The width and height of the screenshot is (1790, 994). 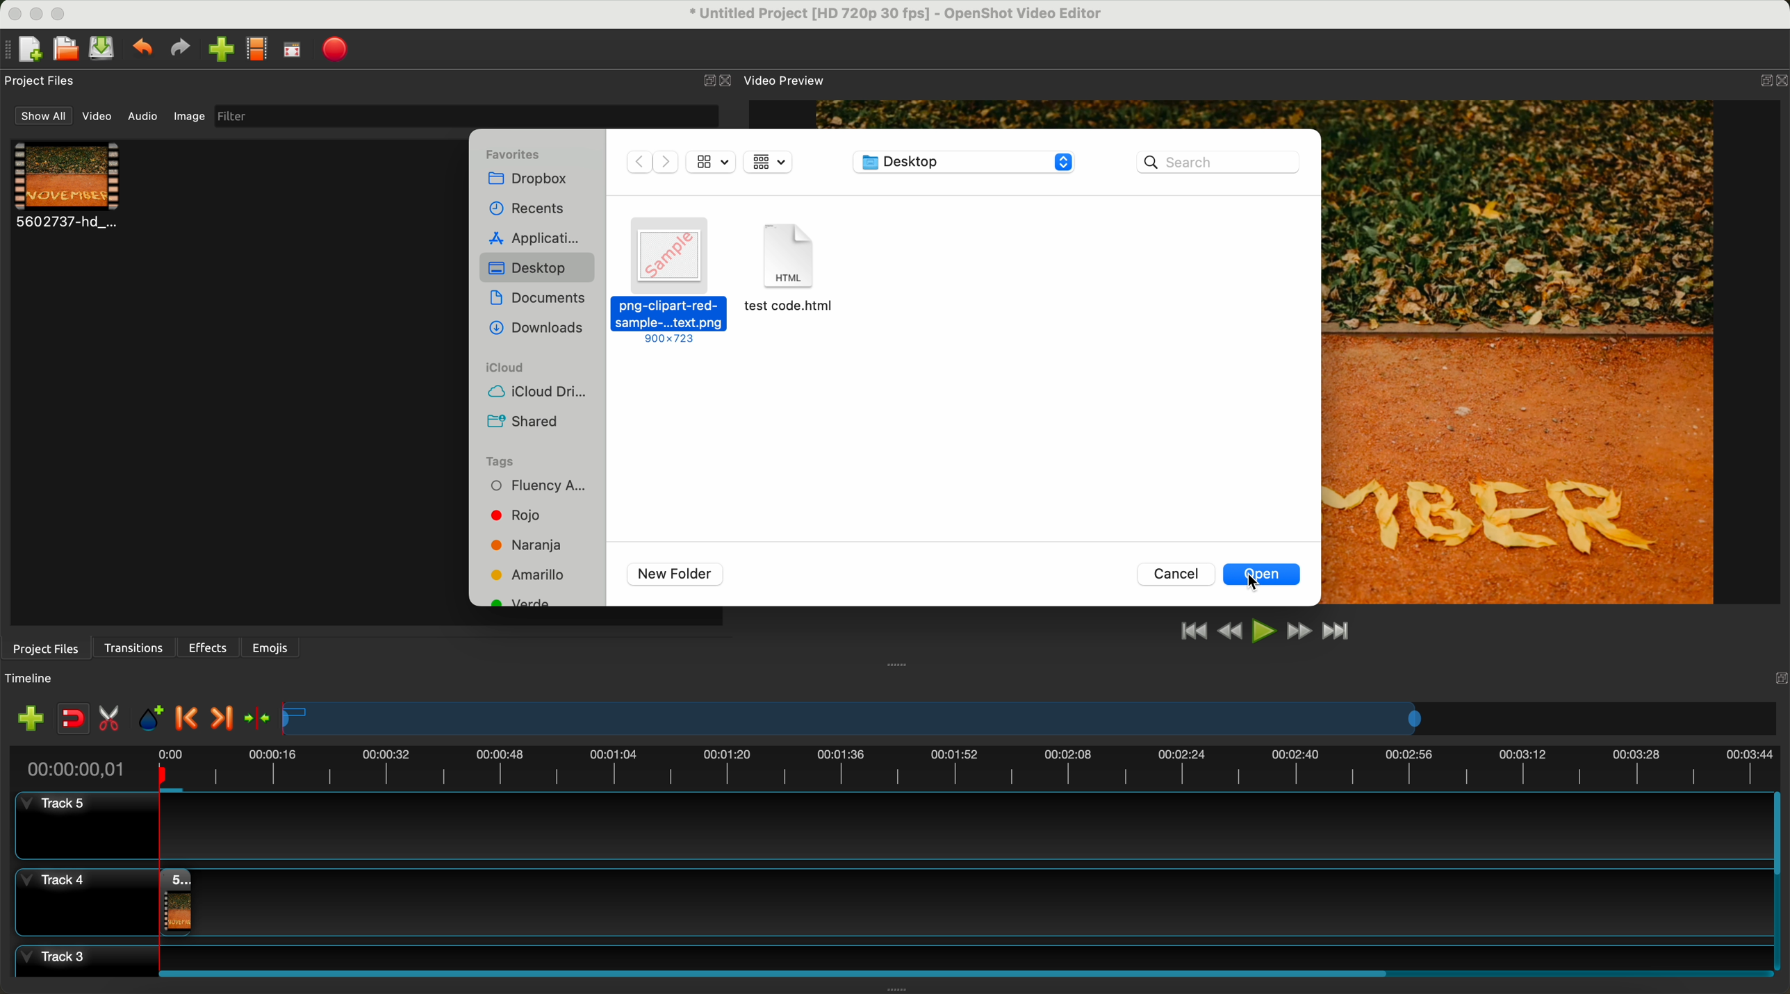 What do you see at coordinates (143, 115) in the screenshot?
I see `audio` at bounding box center [143, 115].